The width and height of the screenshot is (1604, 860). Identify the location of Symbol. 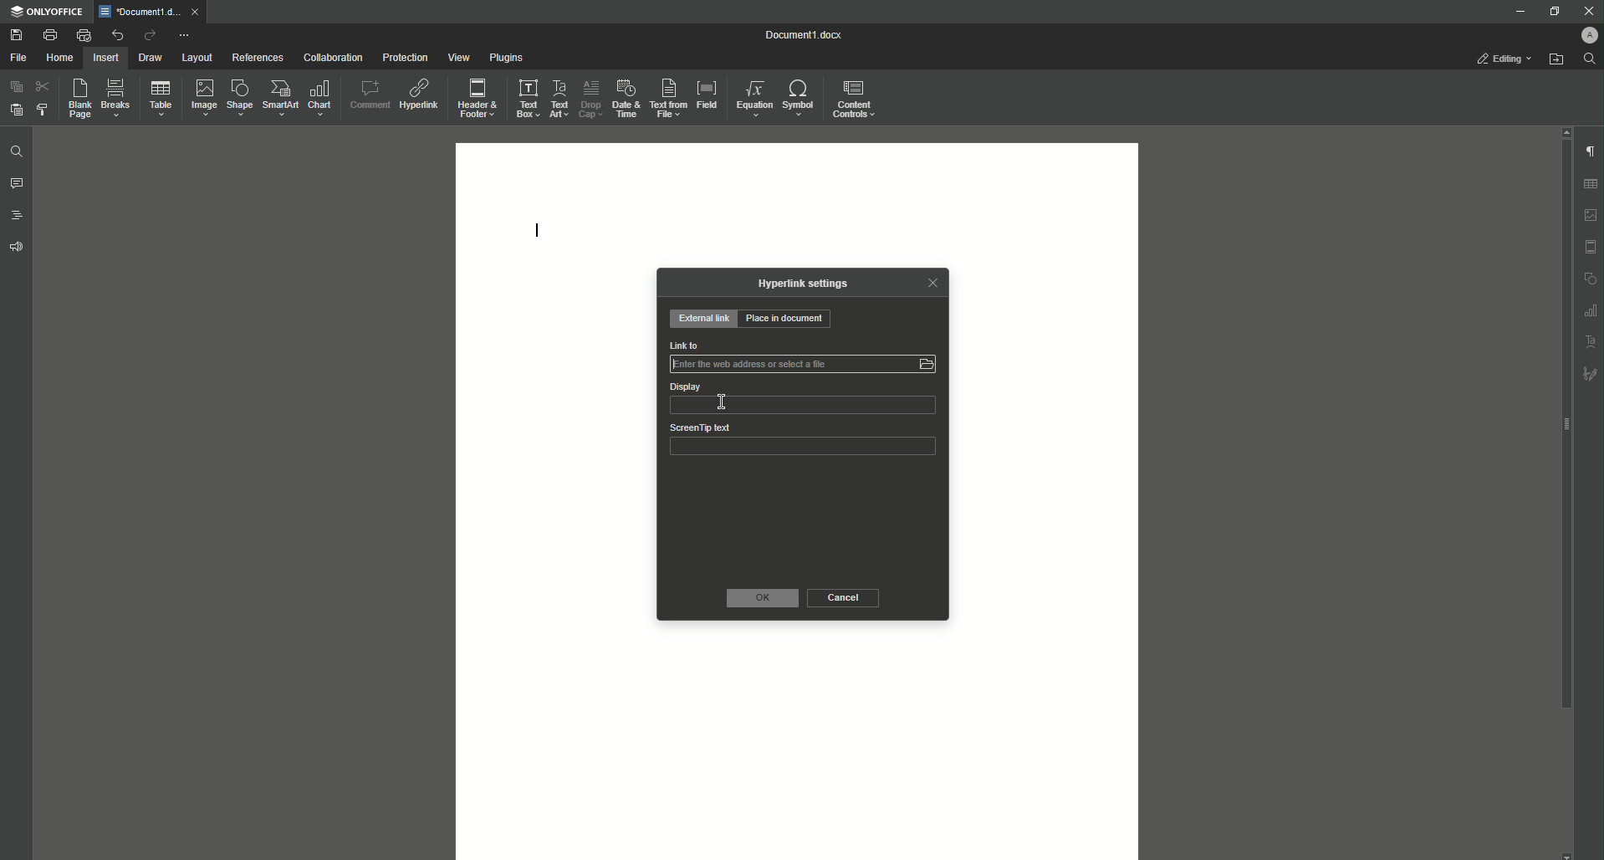
(800, 96).